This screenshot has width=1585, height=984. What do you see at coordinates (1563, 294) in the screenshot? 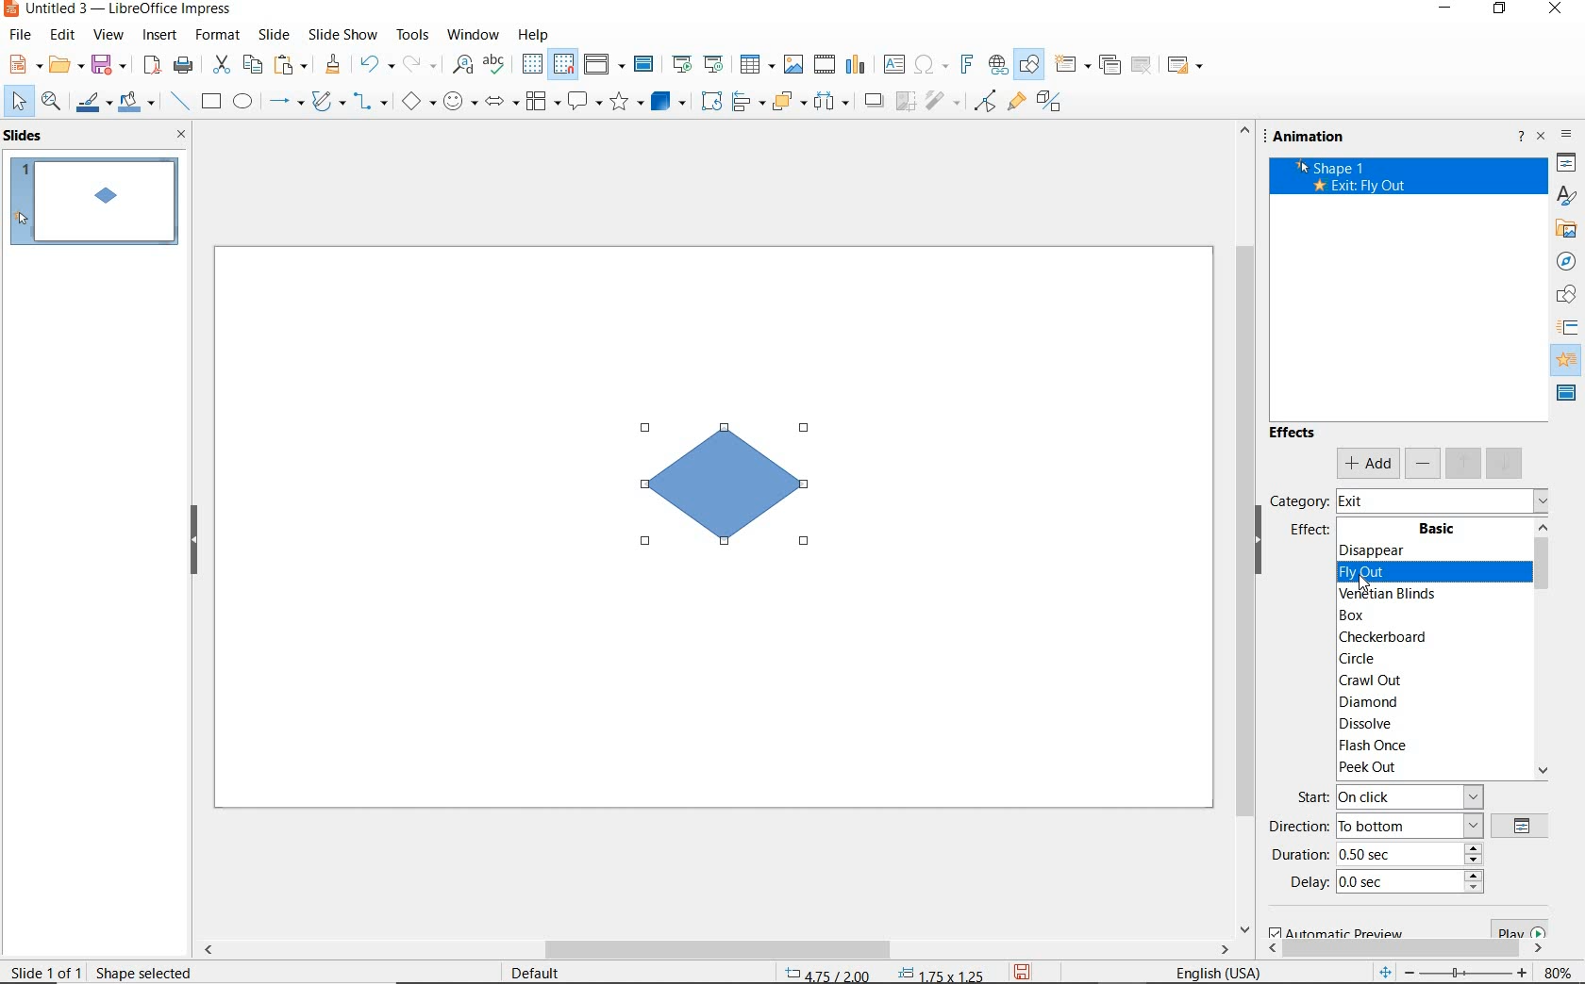
I see `shapes` at bounding box center [1563, 294].